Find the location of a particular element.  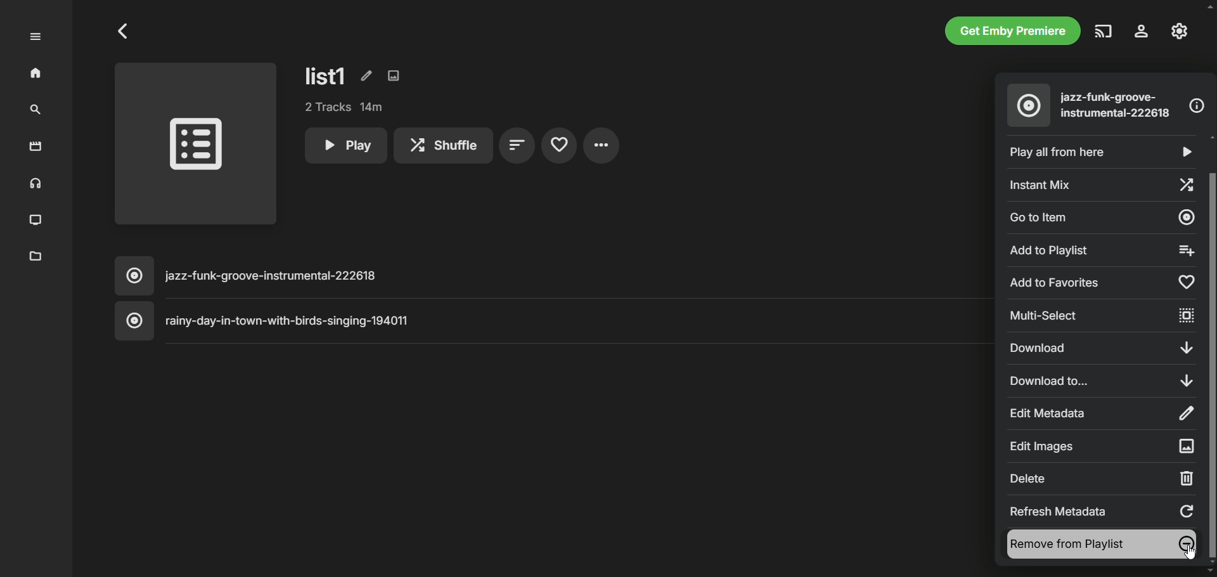

settings is located at coordinates (1142, 31).